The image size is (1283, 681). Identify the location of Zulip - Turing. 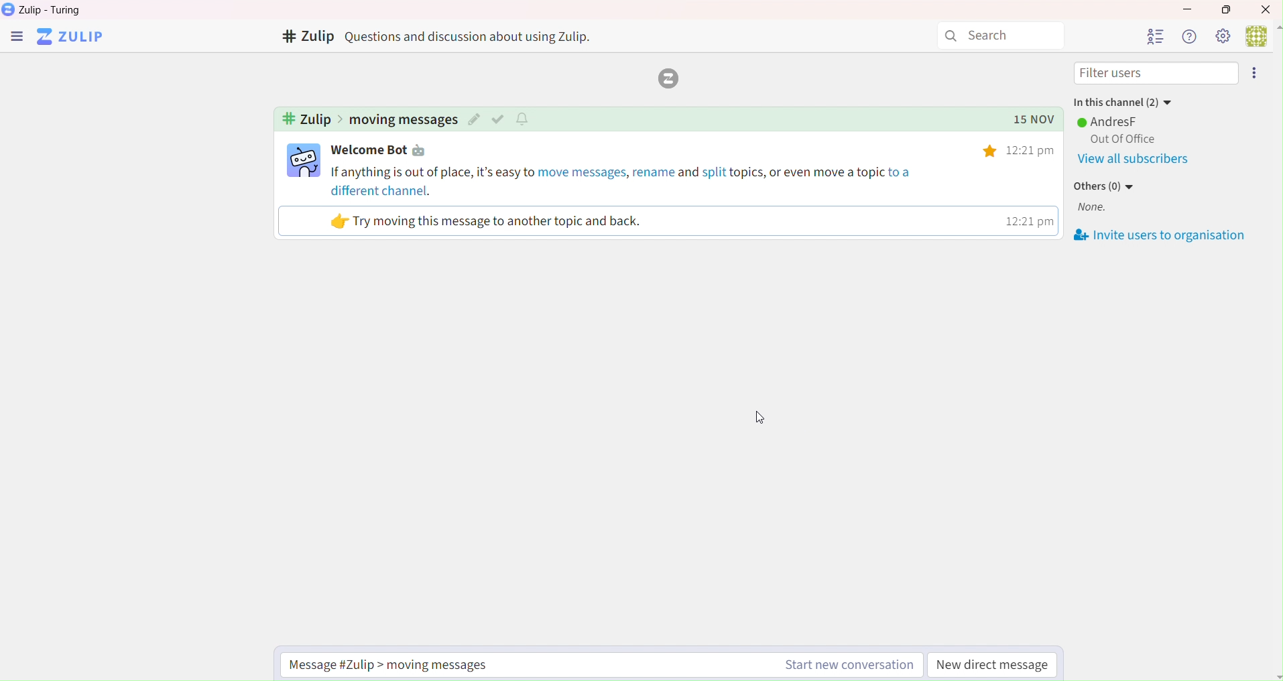
(54, 10).